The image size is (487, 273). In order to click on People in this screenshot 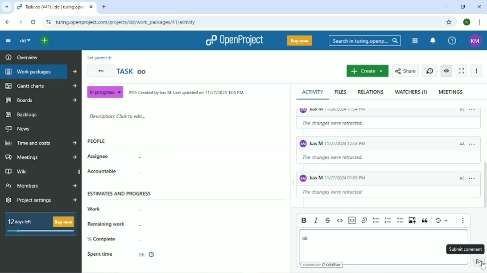, I will do `click(96, 141)`.